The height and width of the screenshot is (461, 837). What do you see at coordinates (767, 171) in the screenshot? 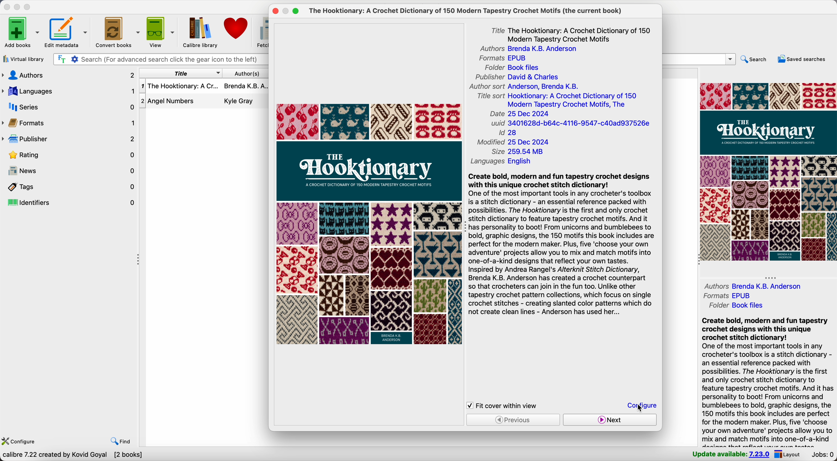
I see `book cover preview` at bounding box center [767, 171].